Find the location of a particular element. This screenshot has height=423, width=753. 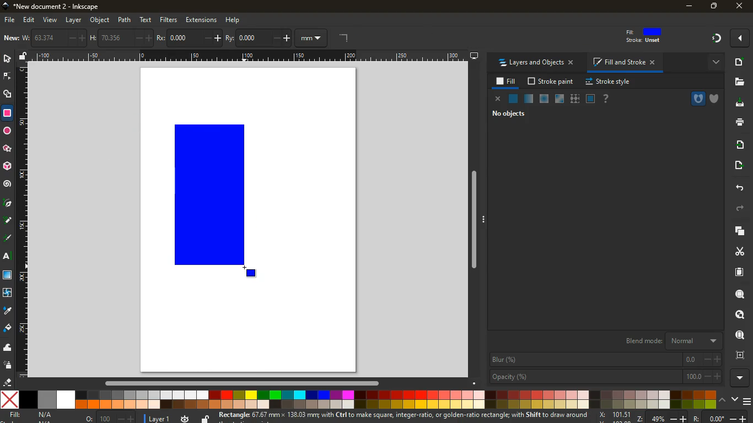

o is located at coordinates (111, 417).